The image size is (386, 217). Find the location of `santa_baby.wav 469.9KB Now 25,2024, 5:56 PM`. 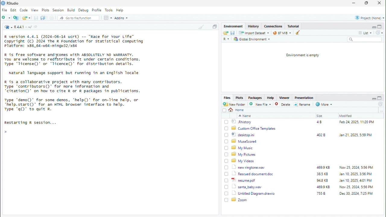

santa_baby.wav 469.9KB Now 25,2024, 5:56 PM is located at coordinates (304, 187).